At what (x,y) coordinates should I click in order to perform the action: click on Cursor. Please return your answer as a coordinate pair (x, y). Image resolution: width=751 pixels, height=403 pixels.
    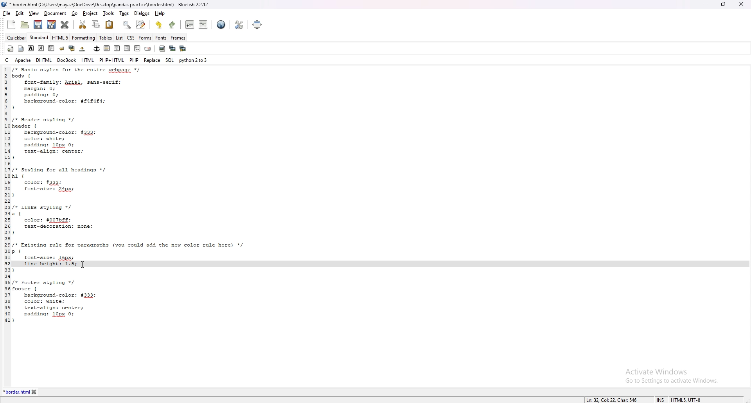
    Looking at the image, I should click on (83, 264).